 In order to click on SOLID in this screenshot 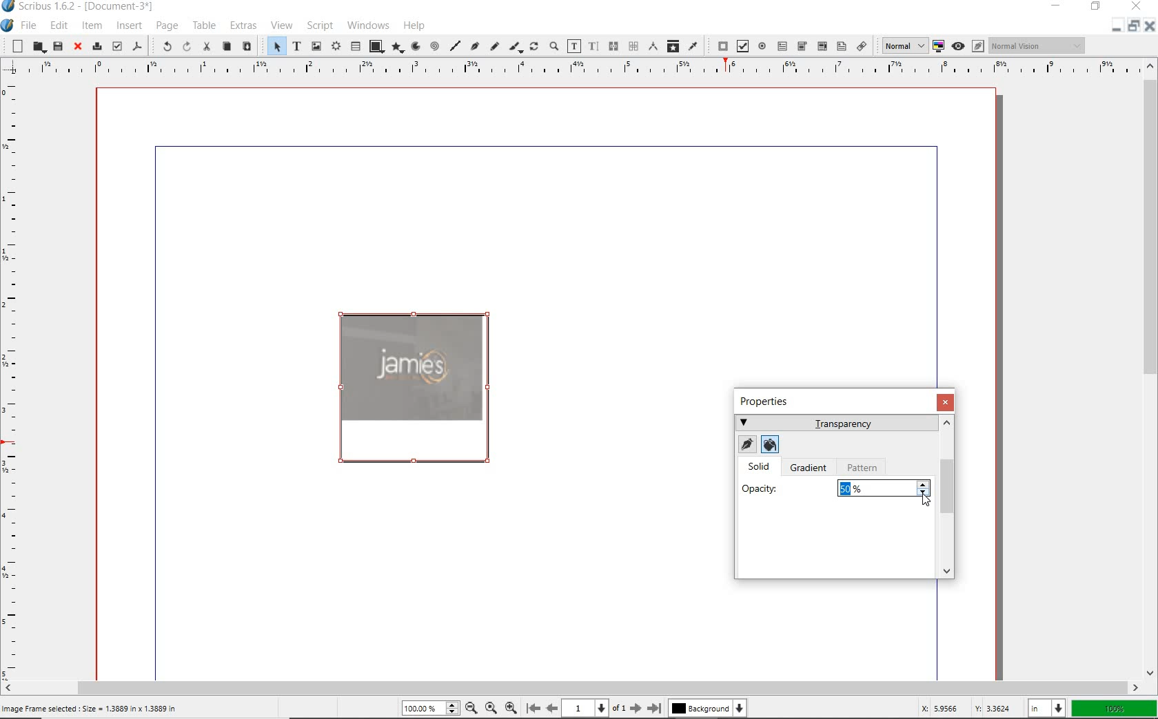, I will do `click(761, 468)`.